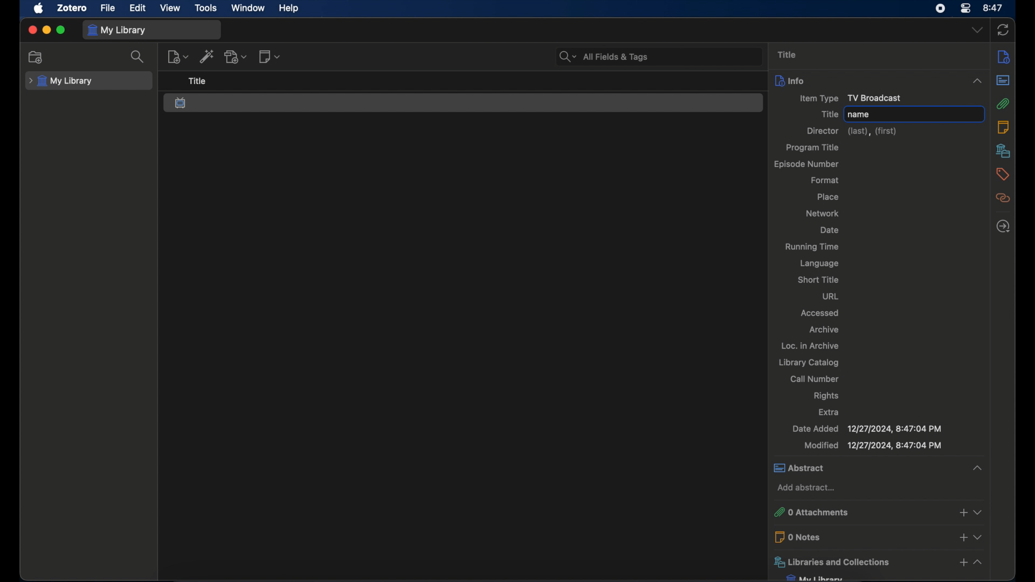 This screenshot has width=1035, height=582. What do you see at coordinates (860, 115) in the screenshot?
I see `name` at bounding box center [860, 115].